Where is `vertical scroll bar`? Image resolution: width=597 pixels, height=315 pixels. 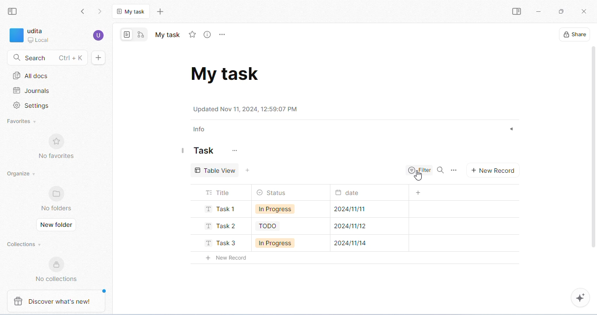 vertical scroll bar is located at coordinates (593, 152).